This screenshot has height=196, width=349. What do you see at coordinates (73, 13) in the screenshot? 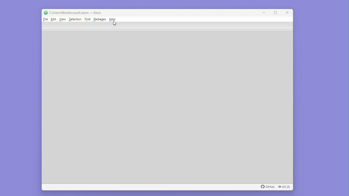
I see `C:\Users\WorkAccount\.atom — Atom` at bounding box center [73, 13].